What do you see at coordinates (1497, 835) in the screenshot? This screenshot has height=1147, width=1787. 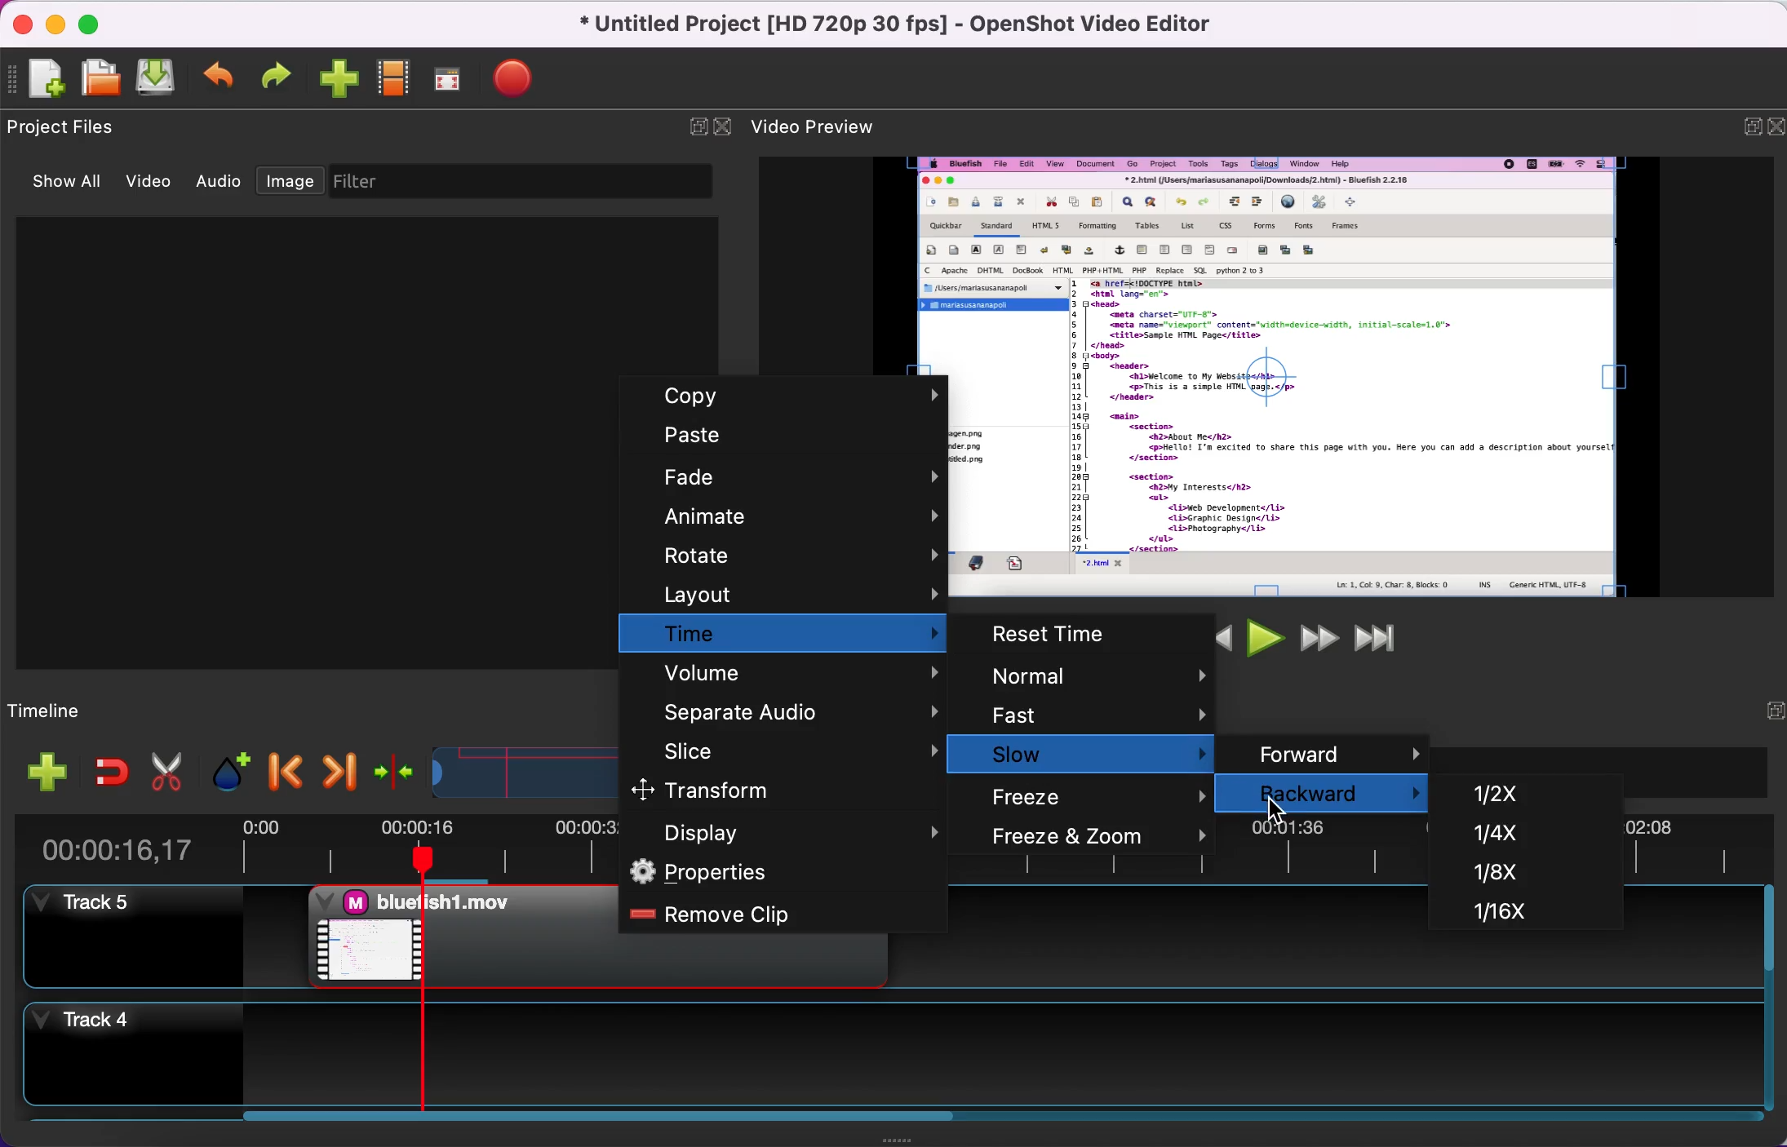 I see `1/4x` at bounding box center [1497, 835].